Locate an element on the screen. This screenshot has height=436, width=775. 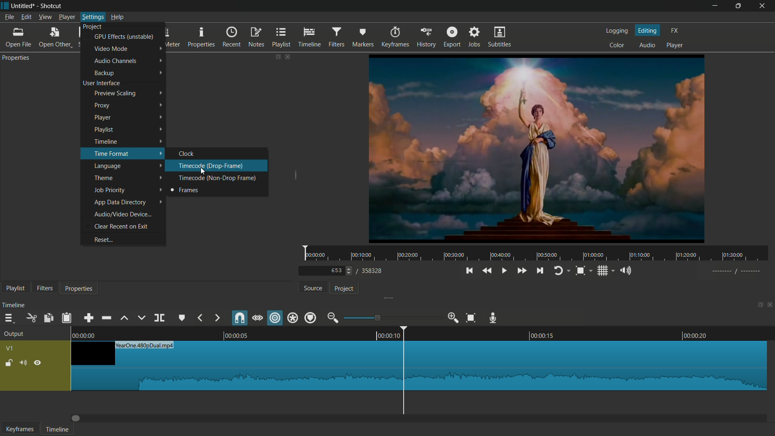
timeline is located at coordinates (310, 37).